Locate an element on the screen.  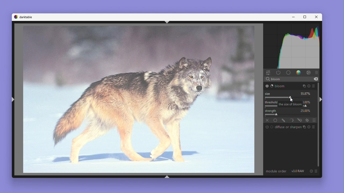
Maximize is located at coordinates (304, 17).